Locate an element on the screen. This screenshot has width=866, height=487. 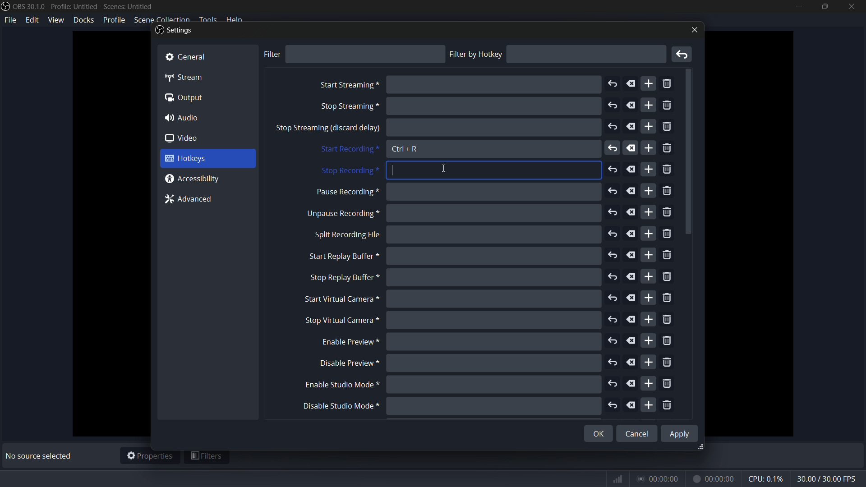
remove is located at coordinates (667, 384).